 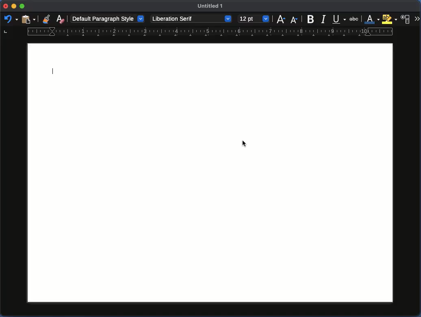 I want to click on Ruler, so click(x=198, y=33).